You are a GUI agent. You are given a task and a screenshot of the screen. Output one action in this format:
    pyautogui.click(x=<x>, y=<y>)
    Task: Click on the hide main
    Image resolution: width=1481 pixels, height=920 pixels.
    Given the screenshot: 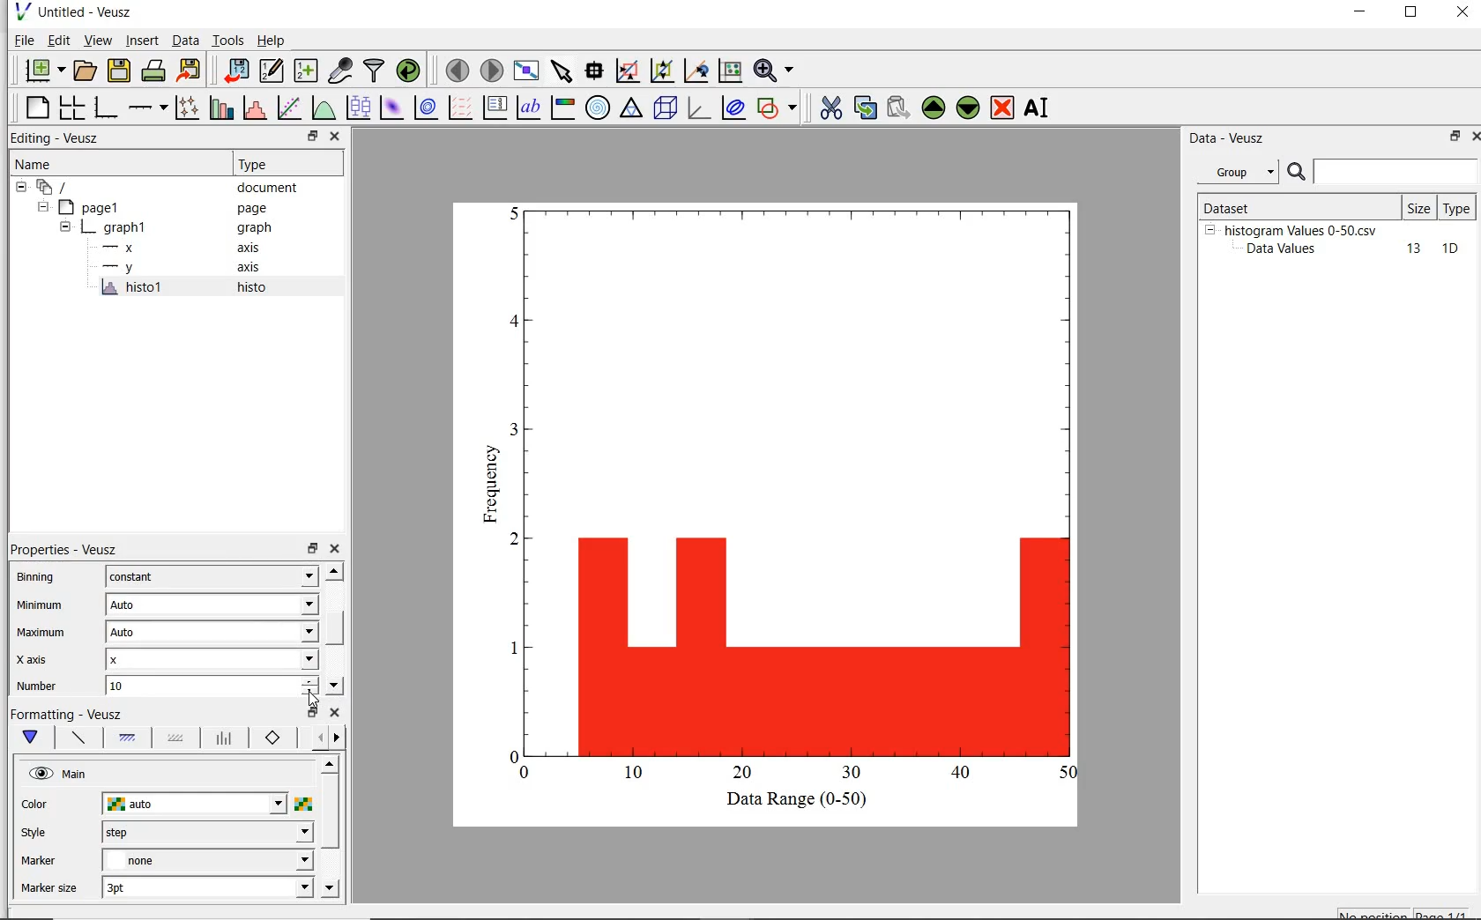 What is the action you would take?
    pyautogui.click(x=60, y=775)
    